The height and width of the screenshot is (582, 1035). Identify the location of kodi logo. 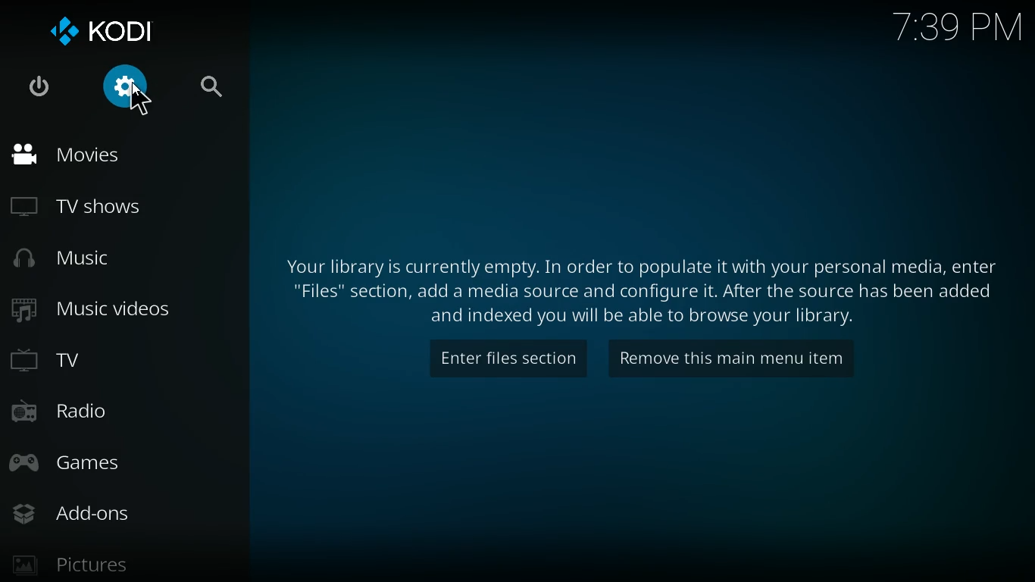
(110, 28).